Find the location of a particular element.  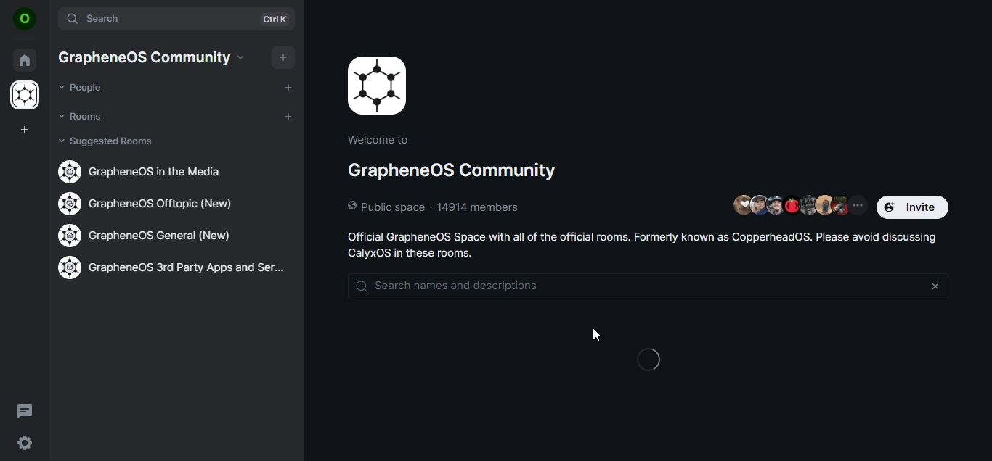

text is located at coordinates (148, 171).